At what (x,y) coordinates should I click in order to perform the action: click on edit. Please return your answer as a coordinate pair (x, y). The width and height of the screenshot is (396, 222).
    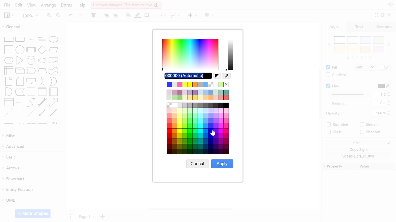
    Looking at the image, I should click on (358, 142).